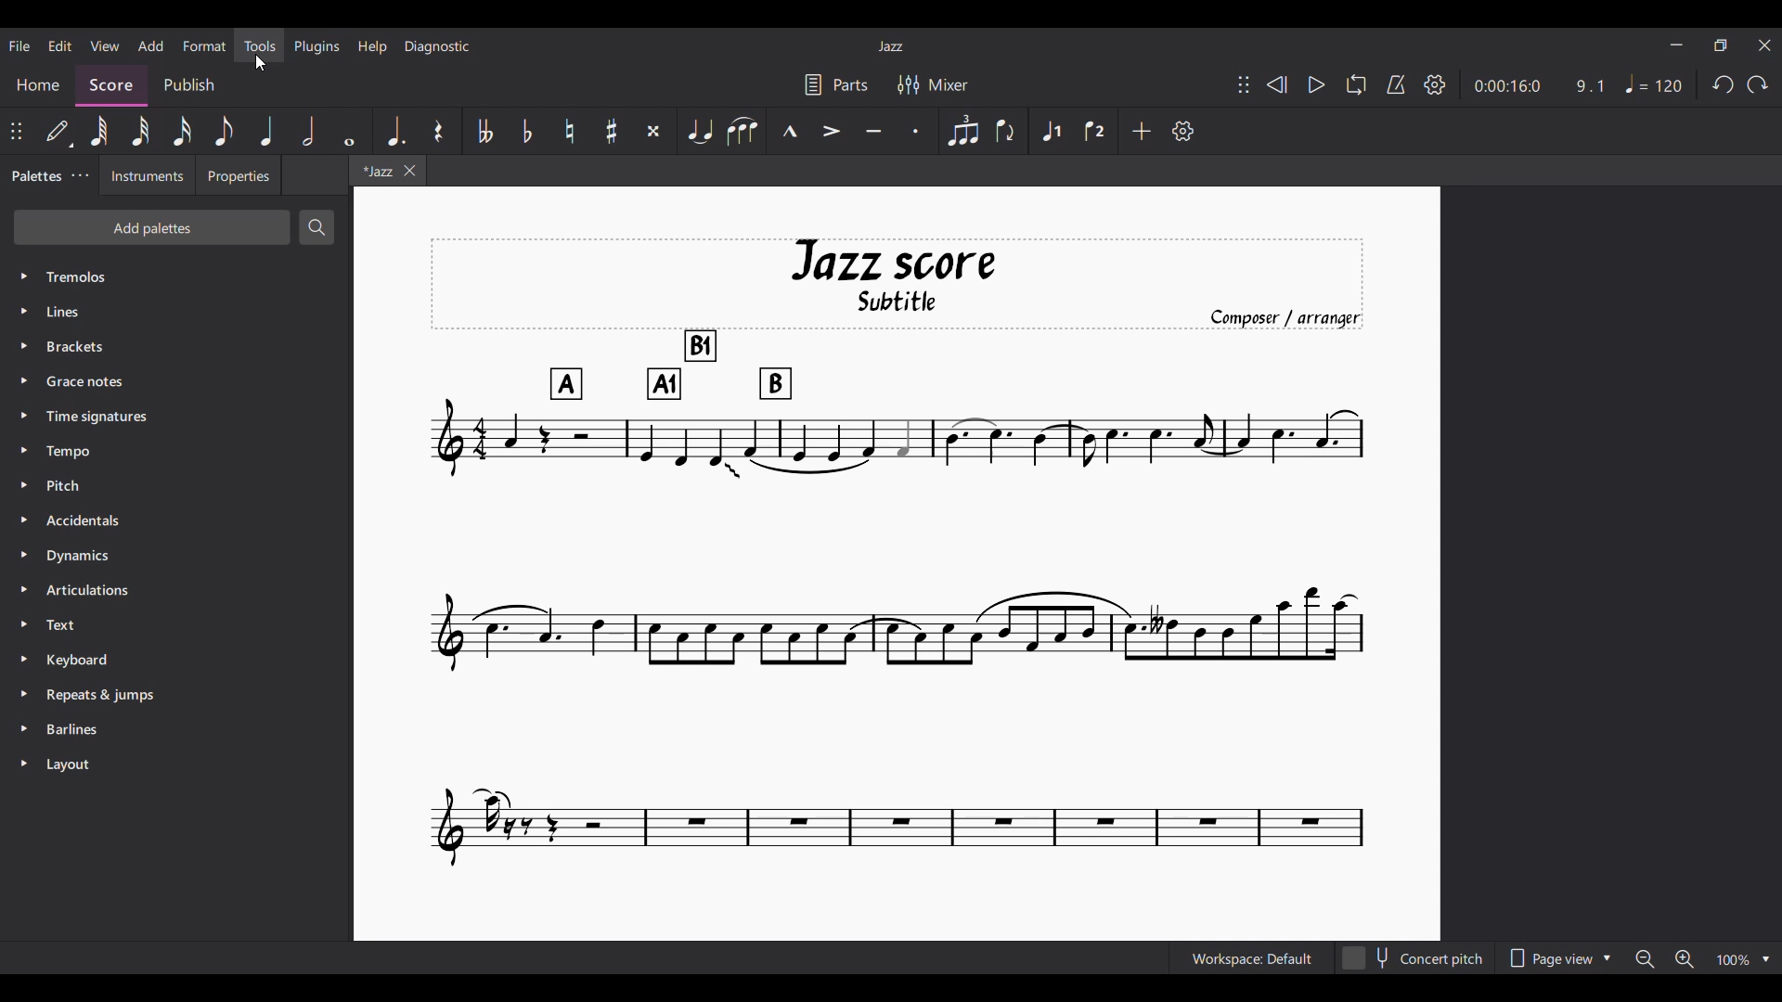 This screenshot has height=1002, width=1782. I want to click on Accidentals, so click(176, 520).